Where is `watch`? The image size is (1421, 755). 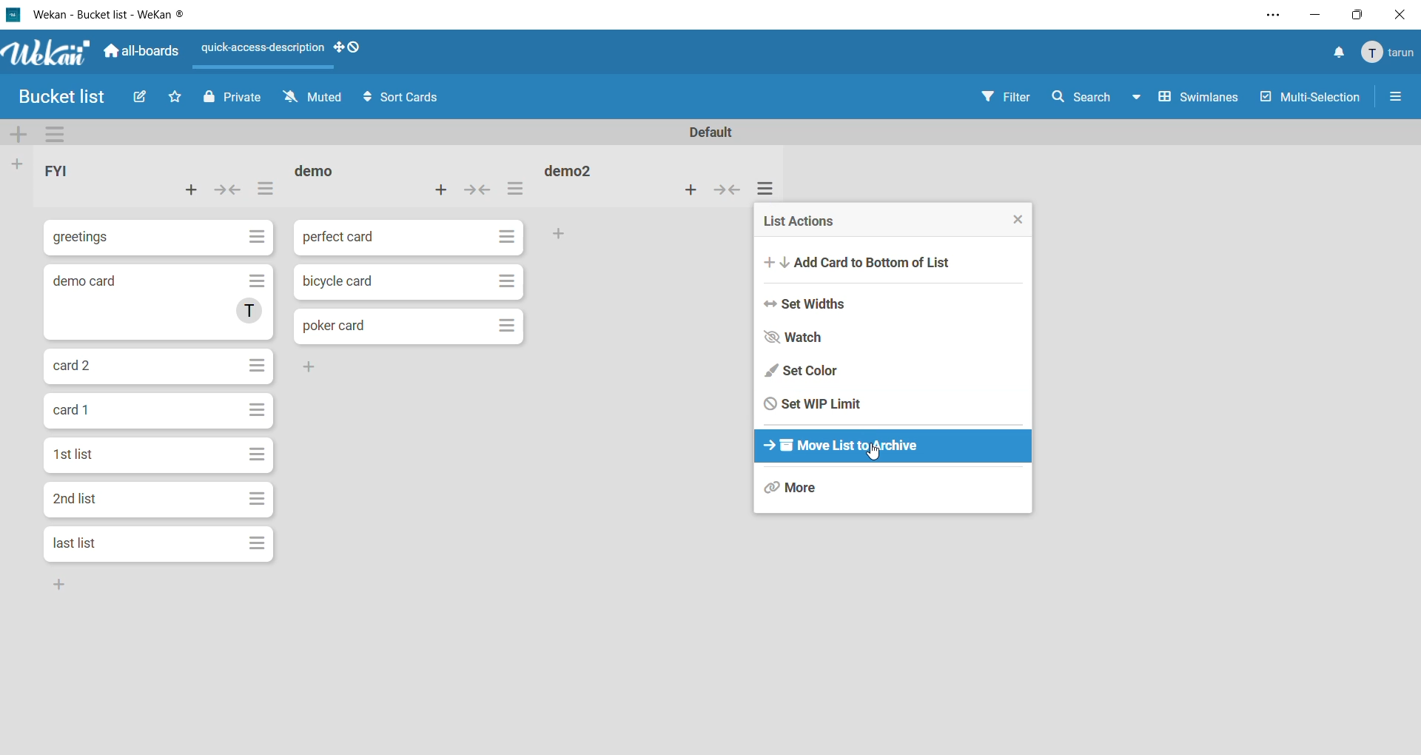
watch is located at coordinates (804, 337).